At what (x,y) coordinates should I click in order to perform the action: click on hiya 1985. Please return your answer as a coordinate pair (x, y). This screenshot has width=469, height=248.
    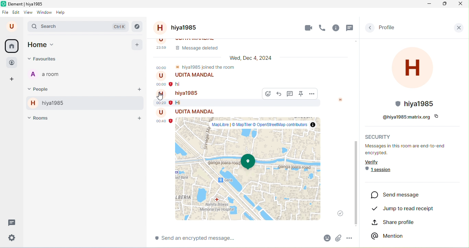
    Looking at the image, I should click on (183, 28).